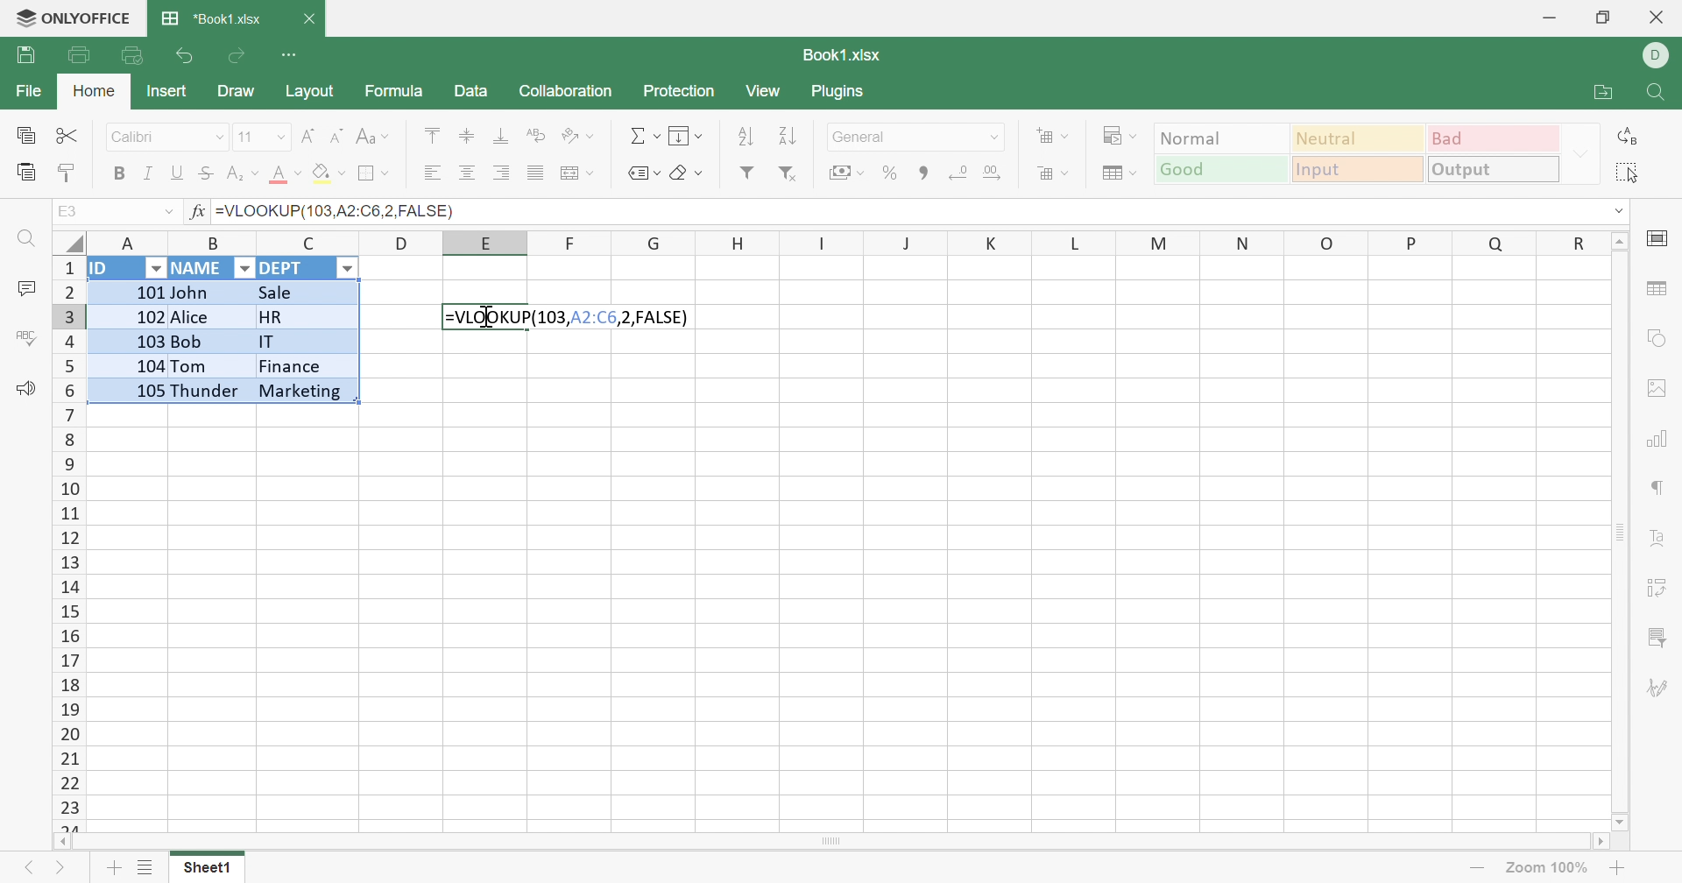 The height and width of the screenshot is (883, 1682). Describe the element at coordinates (574, 172) in the screenshot. I see `Merge and center` at that location.